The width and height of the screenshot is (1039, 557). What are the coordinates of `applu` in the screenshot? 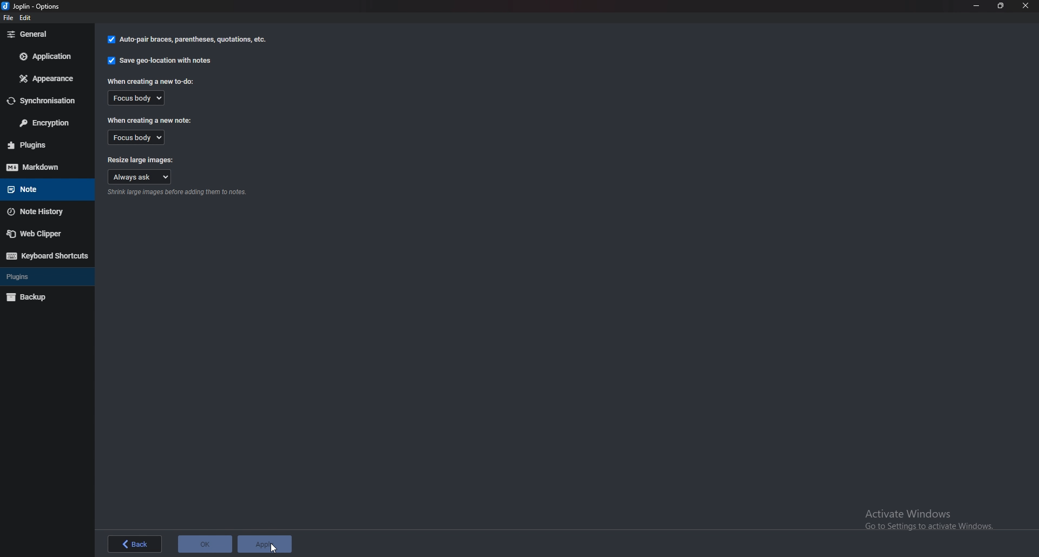 It's located at (264, 543).